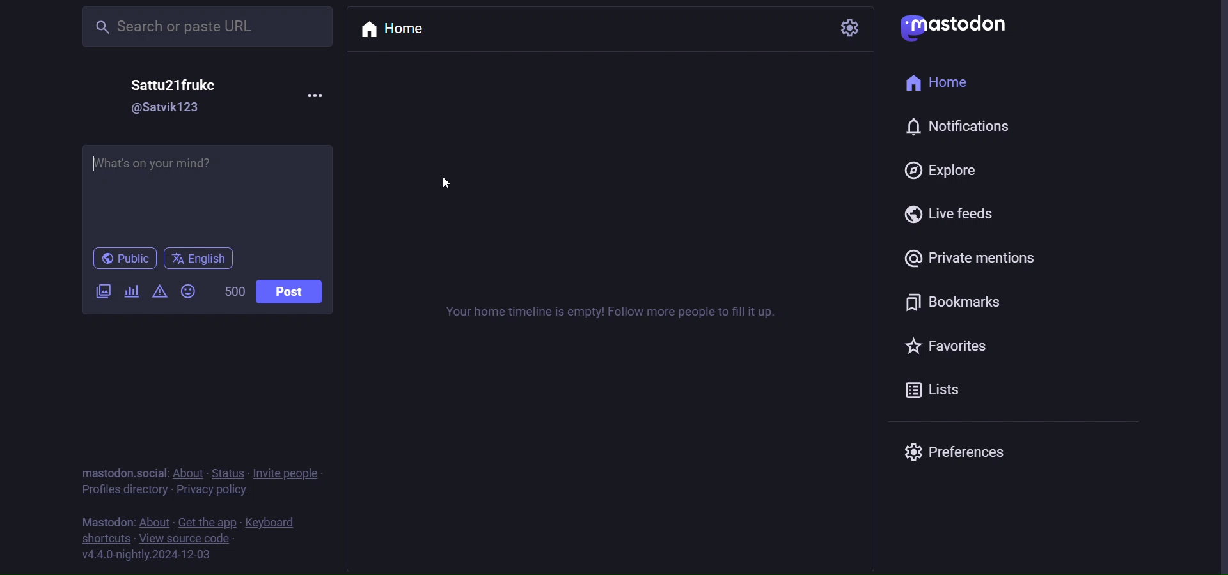 The height and width of the screenshot is (575, 1228). I want to click on home, so click(948, 81).